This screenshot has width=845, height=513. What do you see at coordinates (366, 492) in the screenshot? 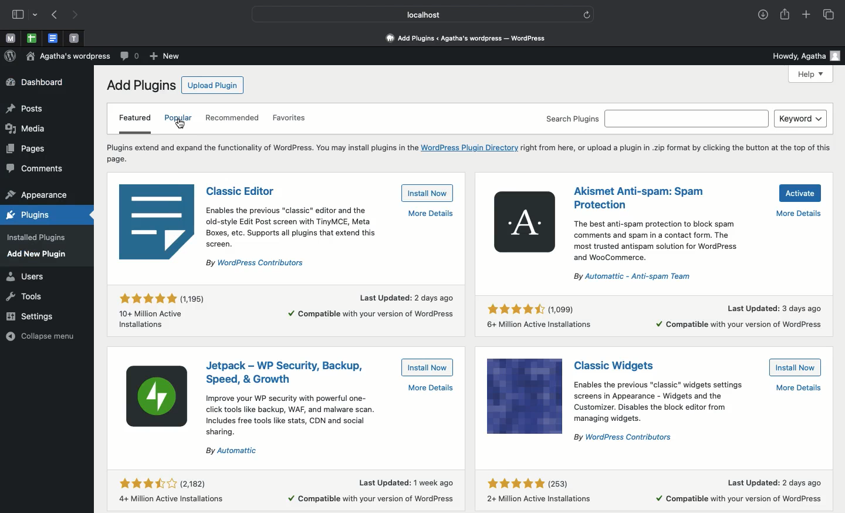
I see `More details` at bounding box center [366, 492].